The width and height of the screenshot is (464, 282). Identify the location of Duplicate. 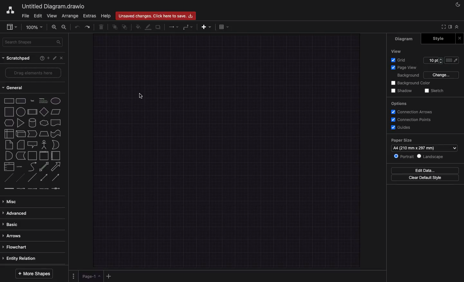
(158, 27).